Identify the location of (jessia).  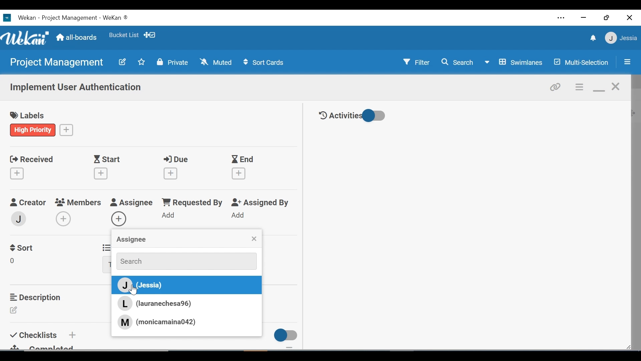
(185, 285).